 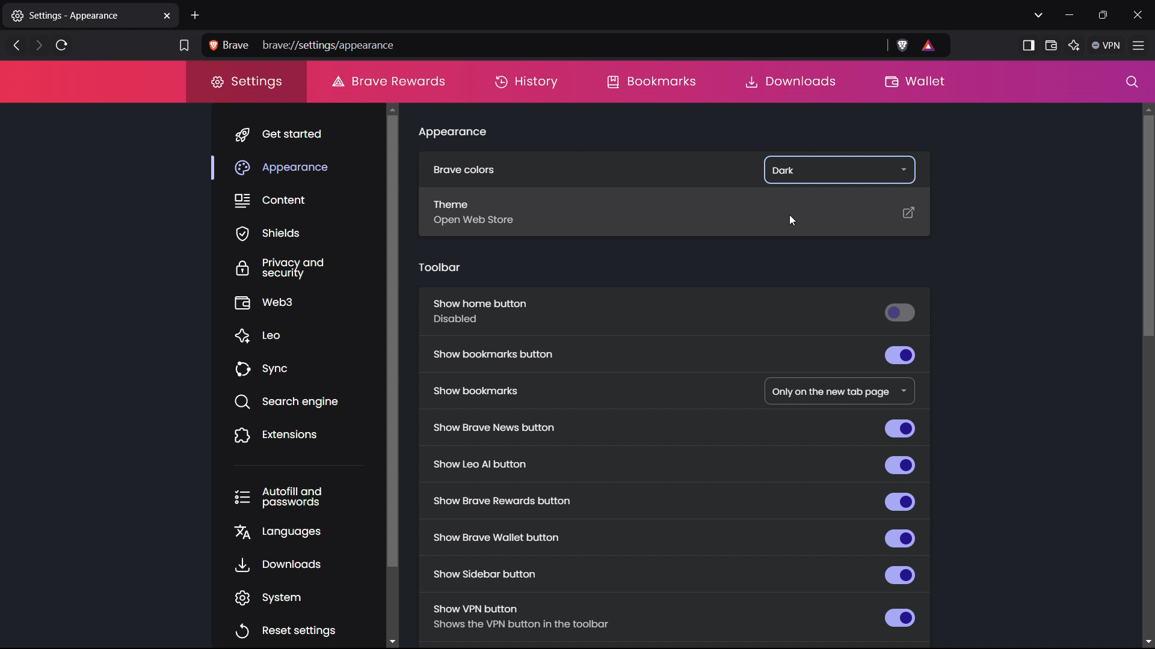 I want to click on refresh page, so click(x=61, y=45).